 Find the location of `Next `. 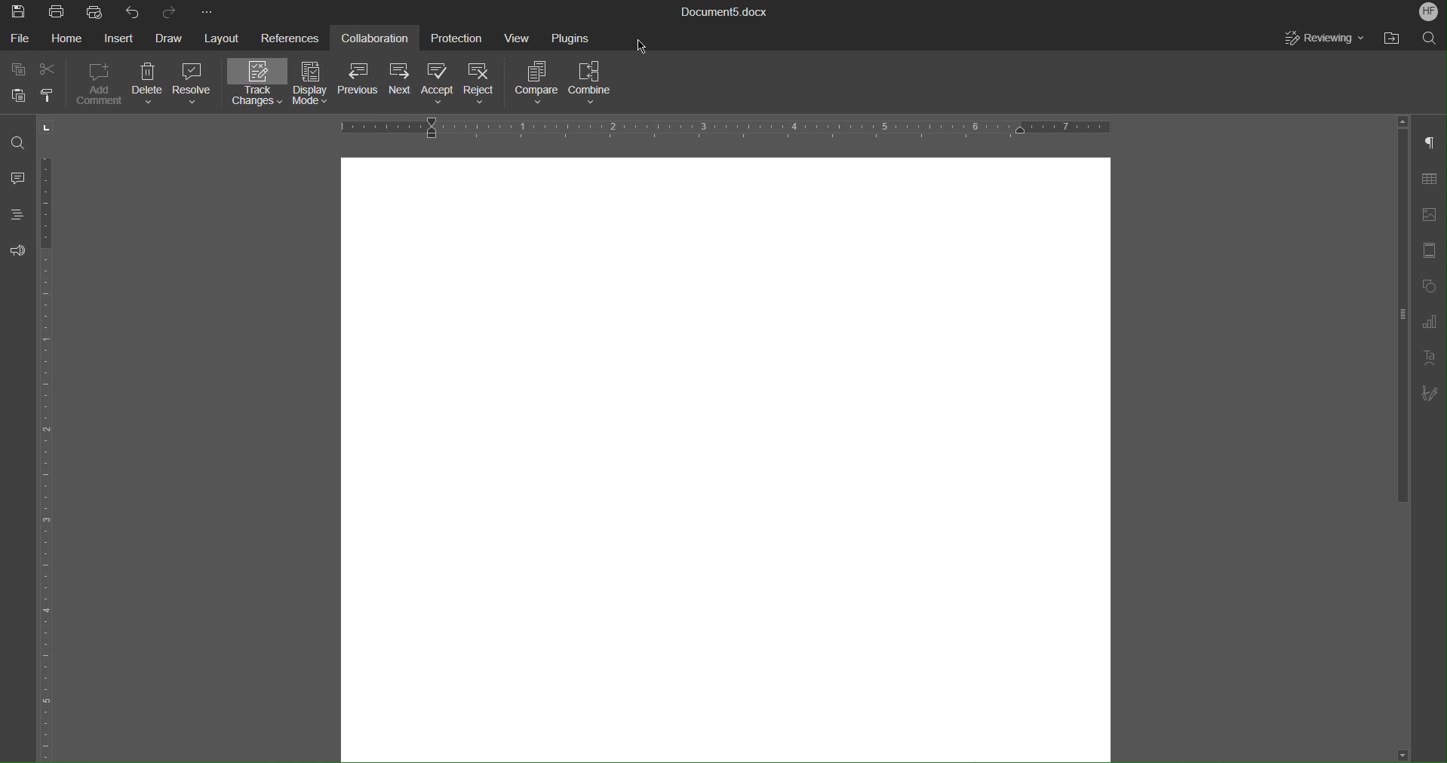

Next  is located at coordinates (403, 84).